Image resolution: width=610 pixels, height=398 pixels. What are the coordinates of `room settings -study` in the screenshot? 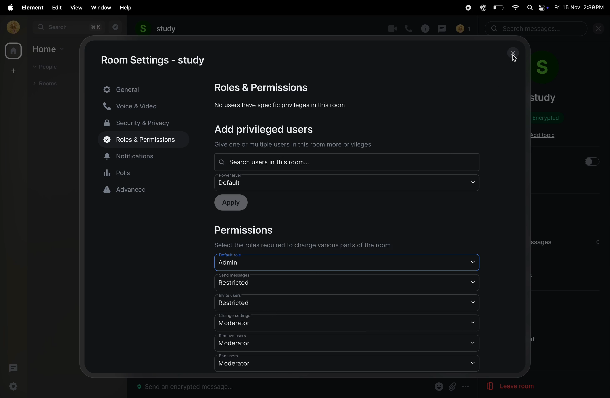 It's located at (155, 61).